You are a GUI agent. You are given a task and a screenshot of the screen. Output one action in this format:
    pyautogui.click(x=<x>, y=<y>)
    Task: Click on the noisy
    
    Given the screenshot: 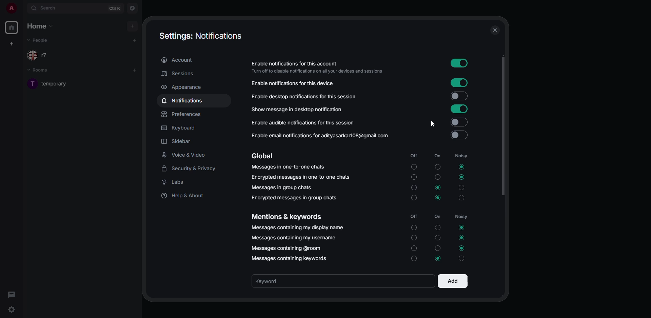 What is the action you would take?
    pyautogui.click(x=462, y=156)
    